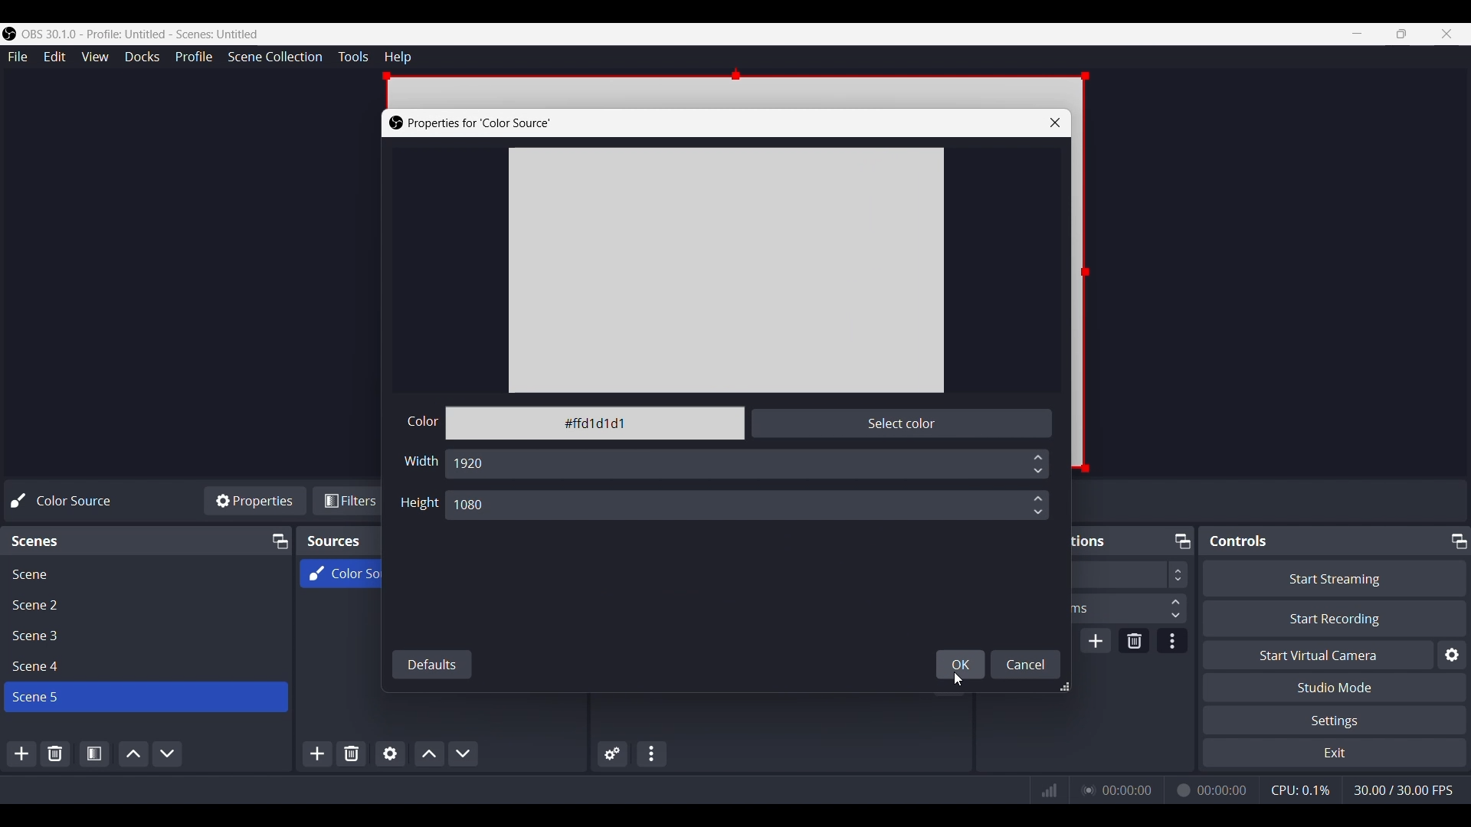 The width and height of the screenshot is (1471, 827). I want to click on Settings, so click(1335, 721).